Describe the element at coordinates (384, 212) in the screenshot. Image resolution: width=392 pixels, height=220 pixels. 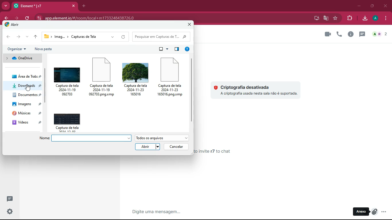
I see `more` at that location.